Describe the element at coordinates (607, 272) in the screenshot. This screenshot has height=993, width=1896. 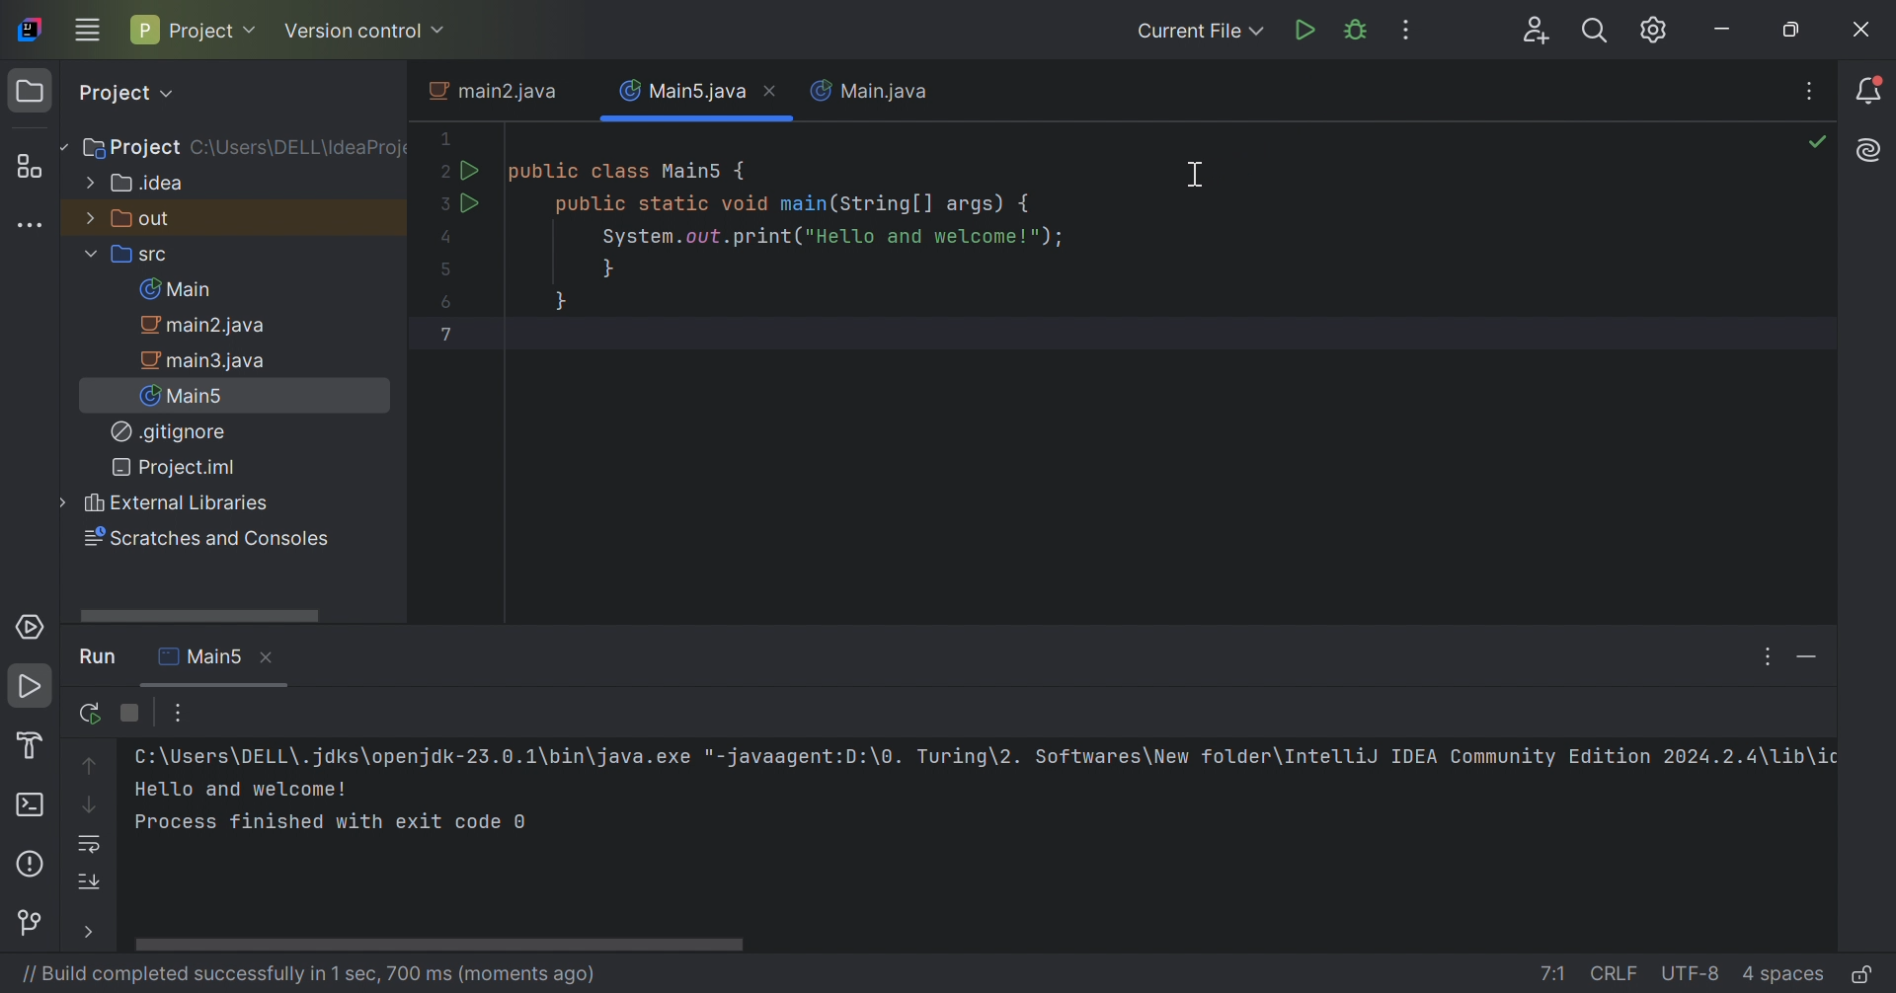
I see `}` at that location.